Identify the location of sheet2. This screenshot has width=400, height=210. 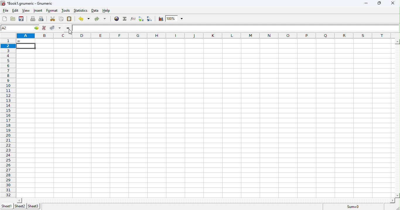
(20, 206).